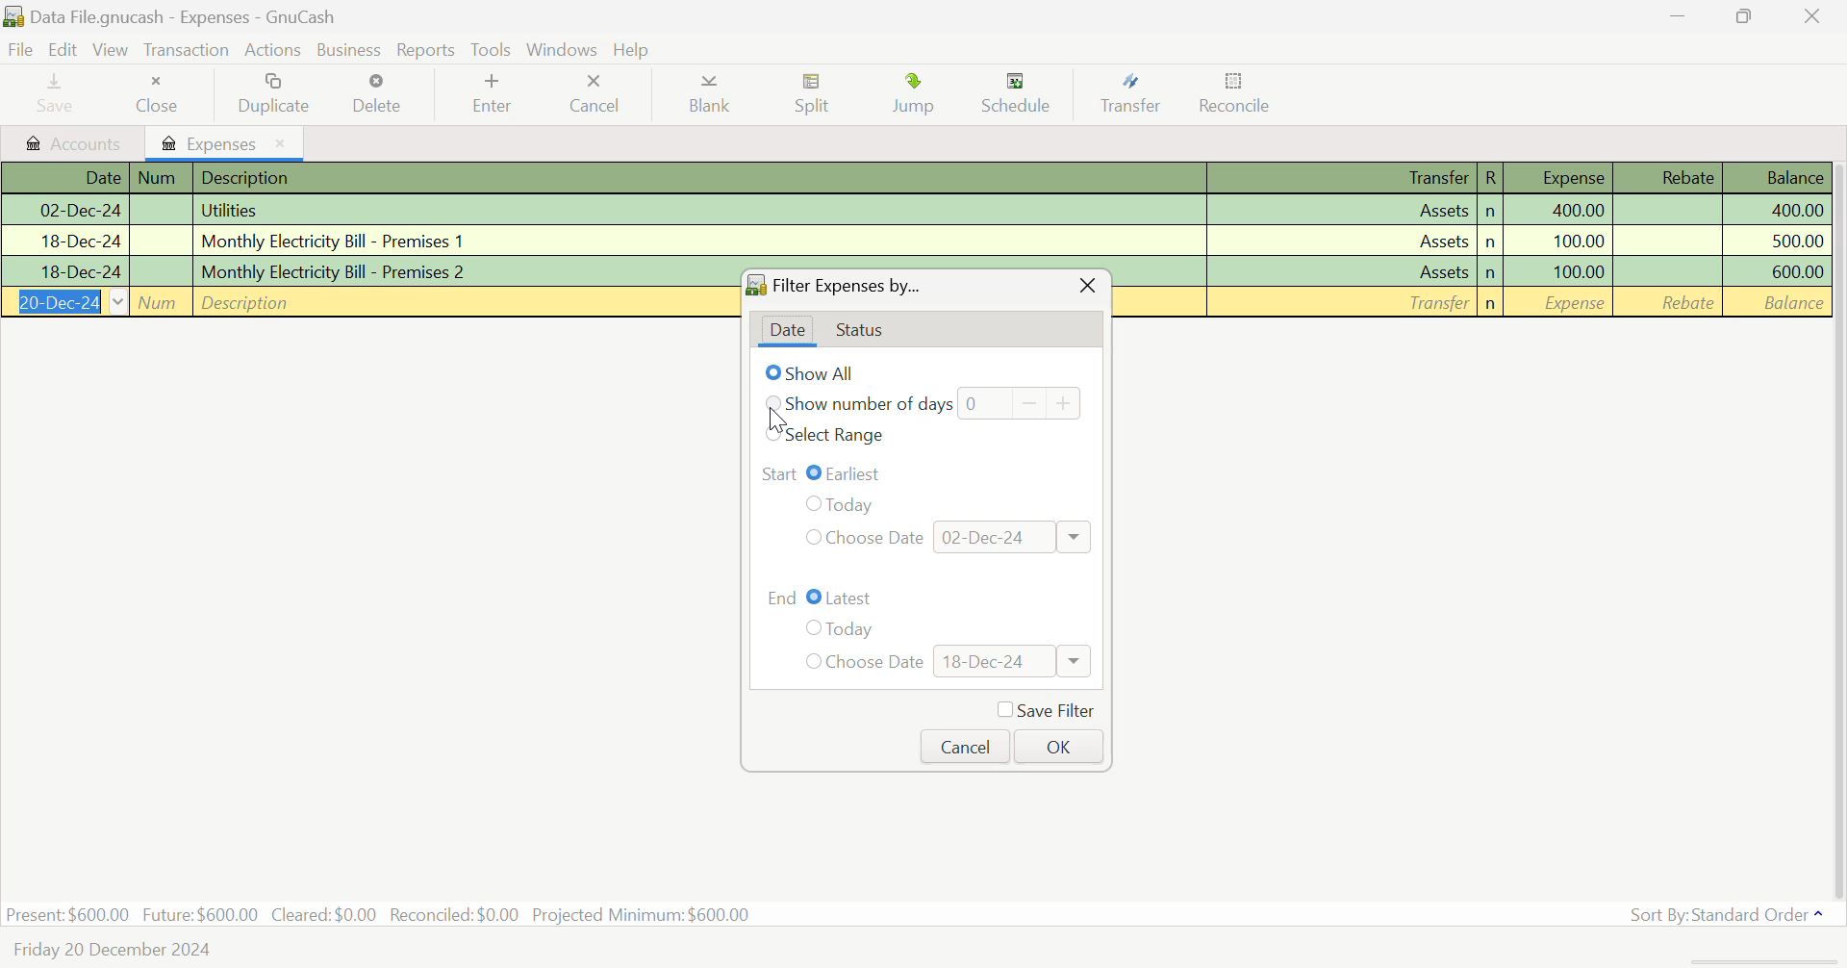  What do you see at coordinates (1774, 273) in the screenshot?
I see `Amount` at bounding box center [1774, 273].